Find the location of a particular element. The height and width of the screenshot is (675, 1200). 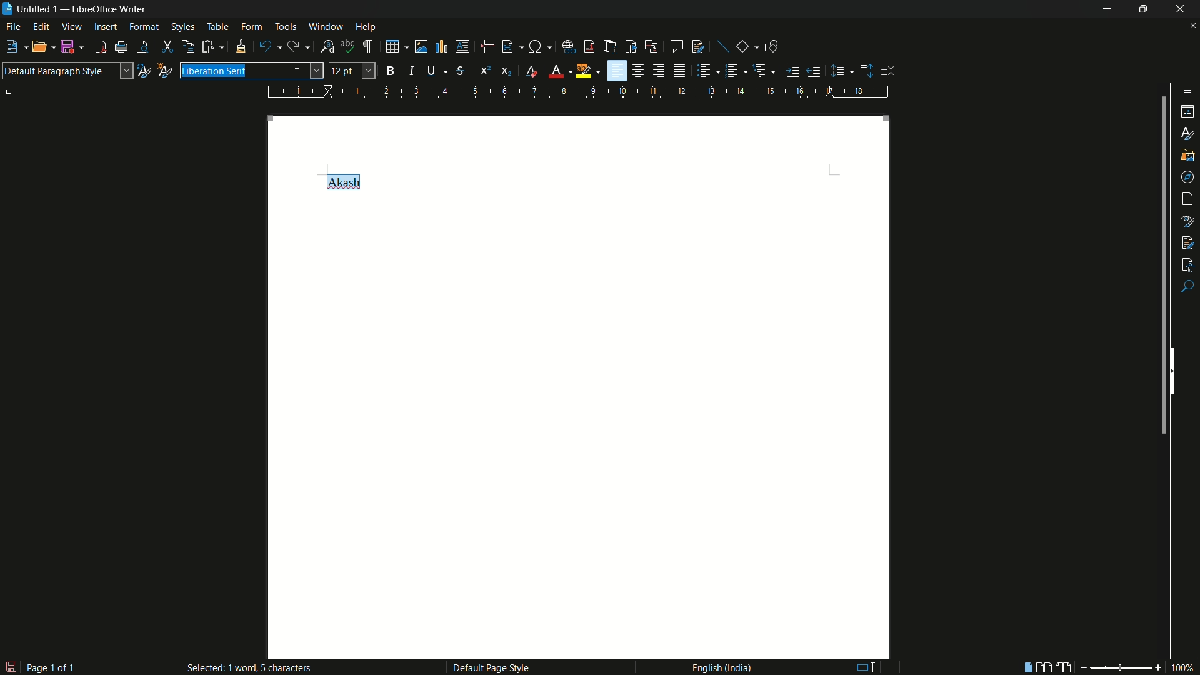

underline is located at coordinates (431, 70).